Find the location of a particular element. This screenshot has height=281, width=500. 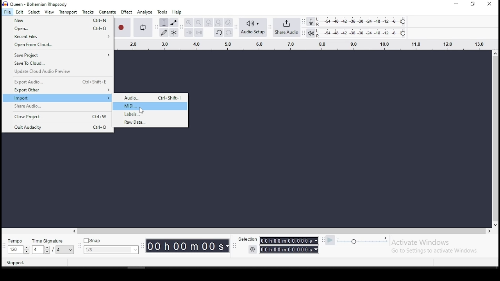

recording level is located at coordinates (311, 21).